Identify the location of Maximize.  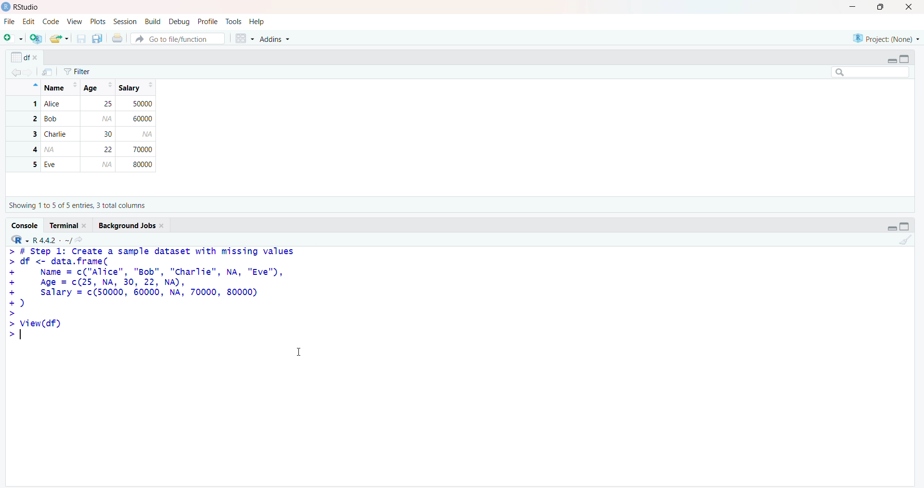
(904, 227).